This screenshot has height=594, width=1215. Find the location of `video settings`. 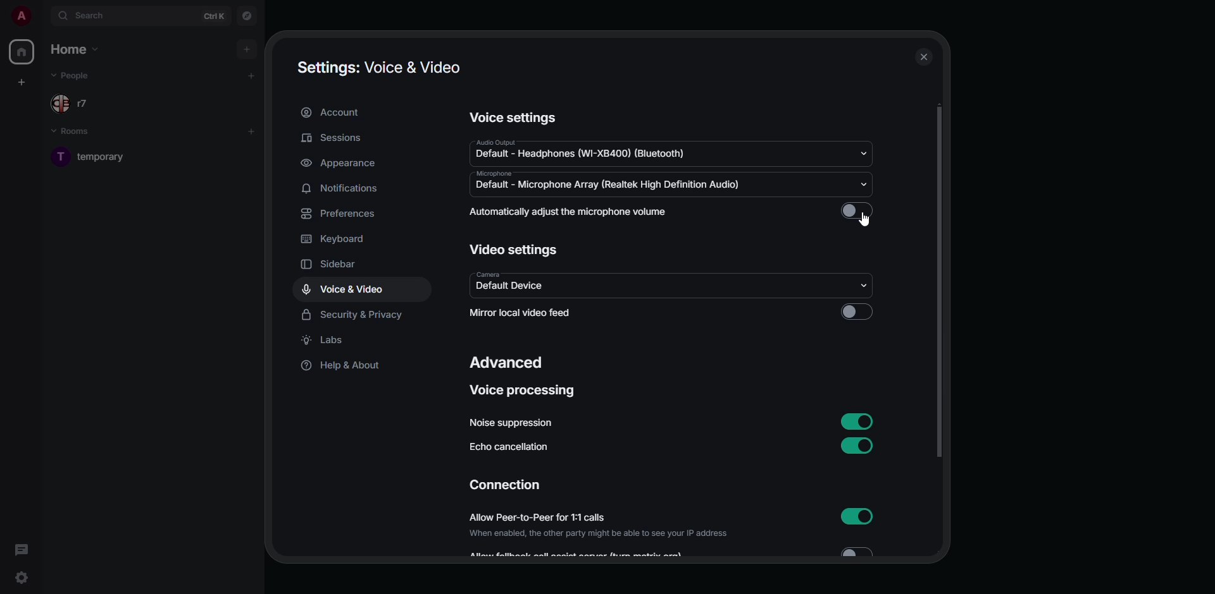

video settings is located at coordinates (513, 248).